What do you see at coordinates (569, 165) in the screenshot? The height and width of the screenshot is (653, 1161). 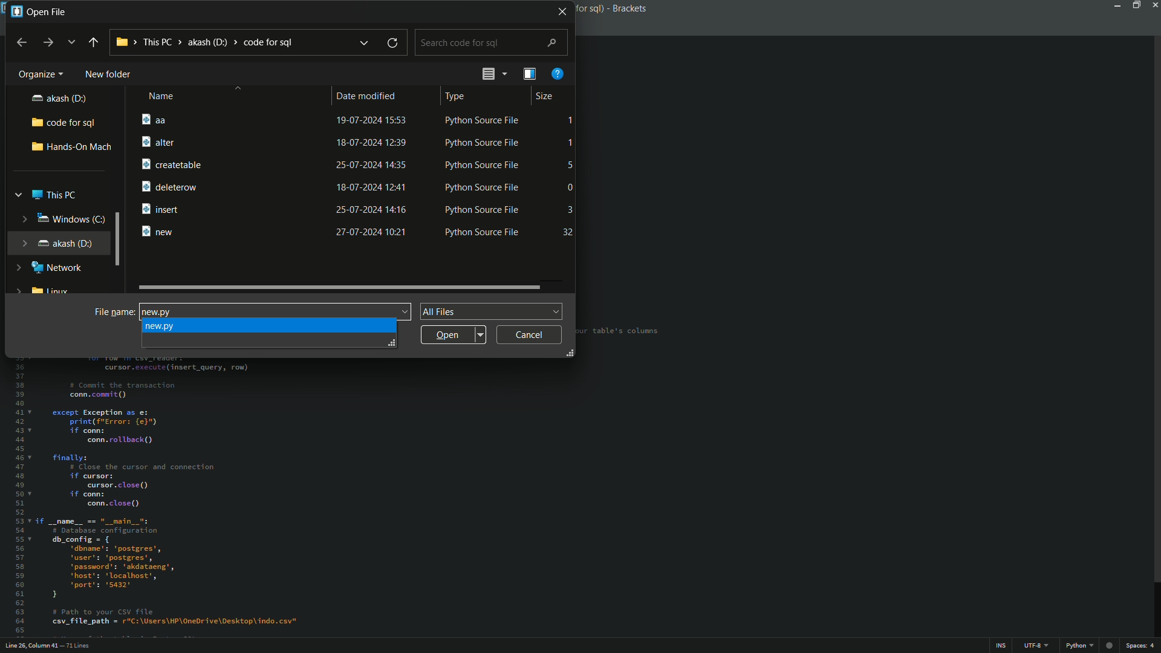 I see `5` at bounding box center [569, 165].